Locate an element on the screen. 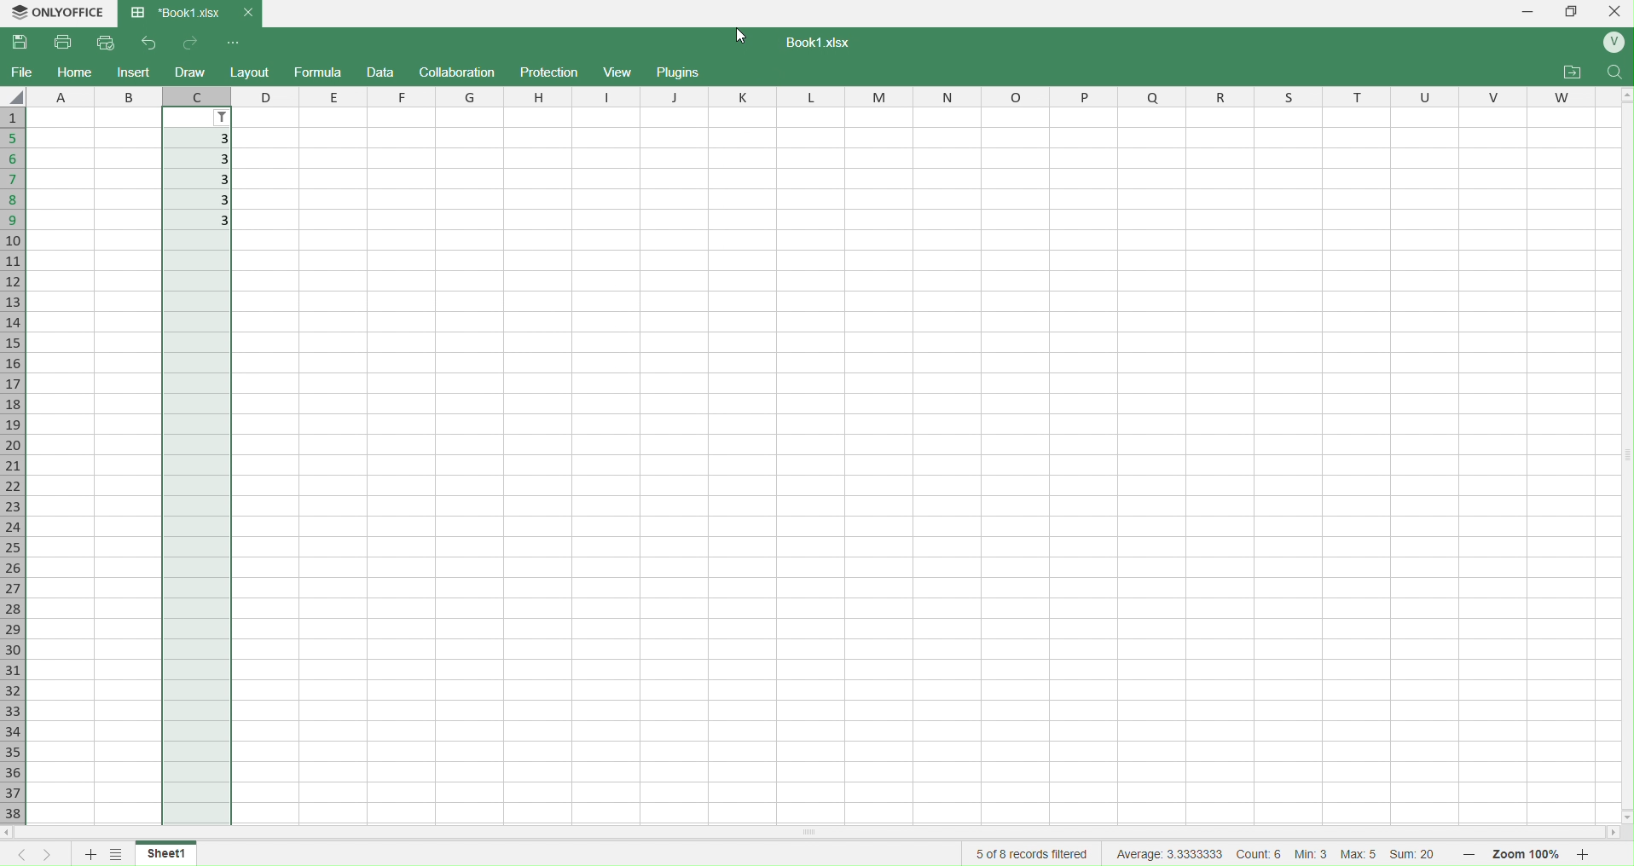 Image resolution: width=1634 pixels, height=866 pixels. Scrollbar is located at coordinates (1624, 450).